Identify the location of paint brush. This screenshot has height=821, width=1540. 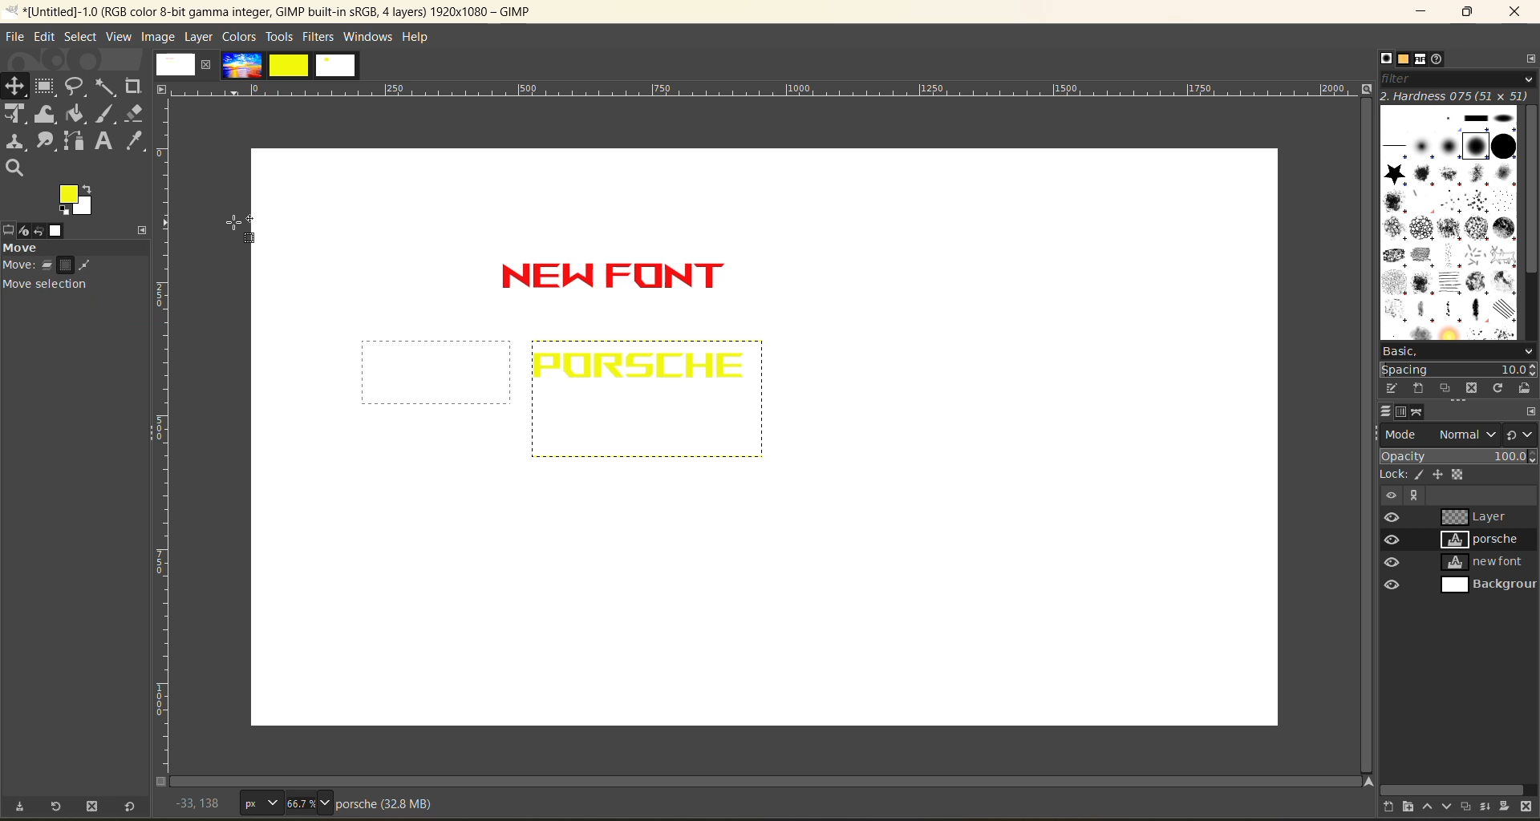
(107, 116).